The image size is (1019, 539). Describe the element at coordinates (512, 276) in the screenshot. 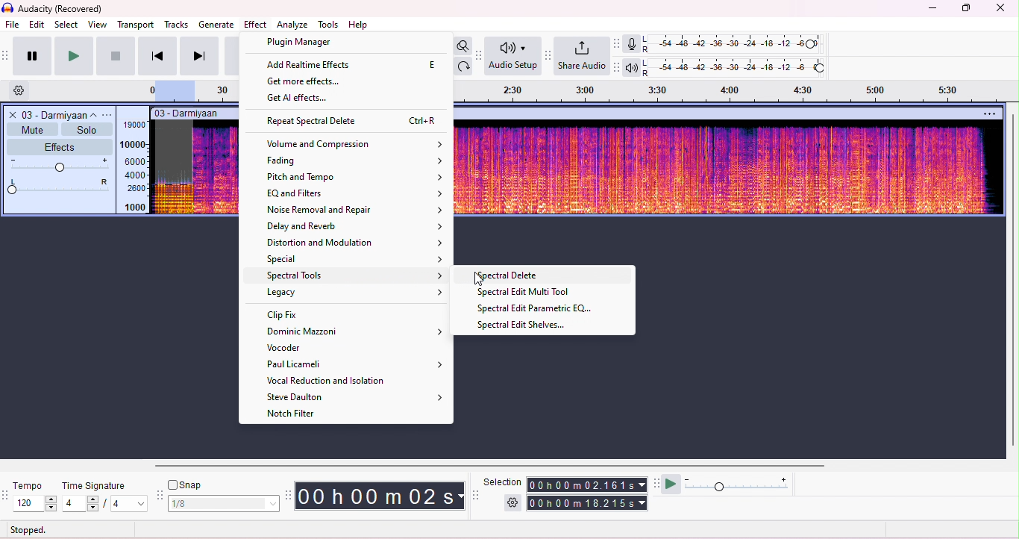

I see `spectral delete` at that location.